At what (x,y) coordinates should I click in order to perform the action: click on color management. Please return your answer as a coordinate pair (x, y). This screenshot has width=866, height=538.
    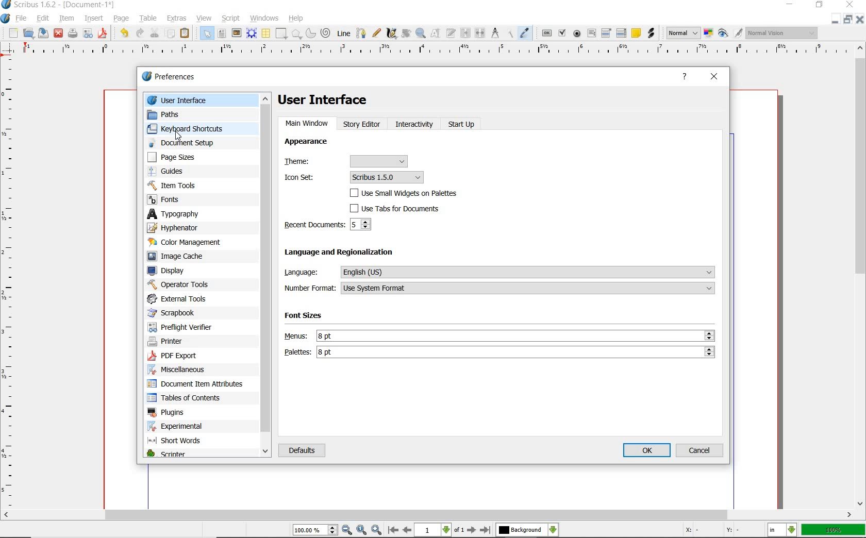
    Looking at the image, I should click on (188, 242).